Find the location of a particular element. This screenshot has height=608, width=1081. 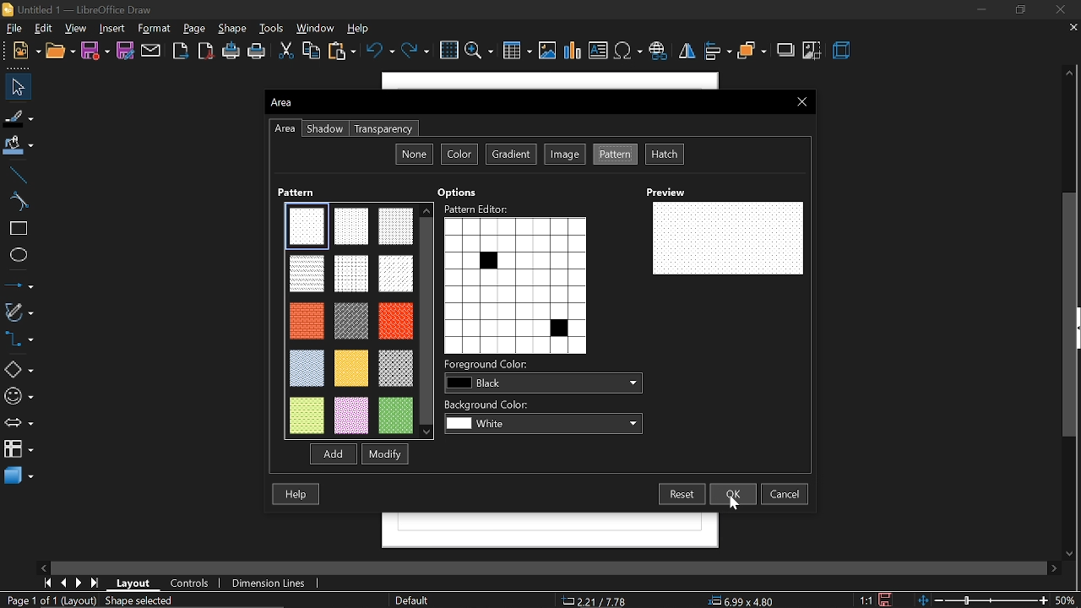

shadow is located at coordinates (784, 49).